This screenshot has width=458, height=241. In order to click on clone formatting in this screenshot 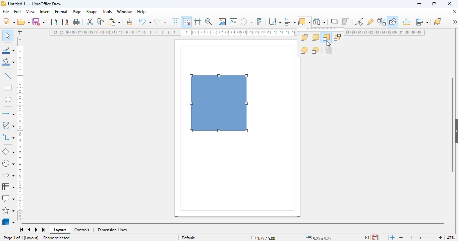, I will do `click(129, 21)`.